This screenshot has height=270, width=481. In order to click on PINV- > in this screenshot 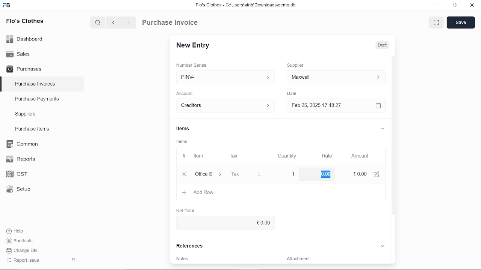, I will do `click(223, 77)`.